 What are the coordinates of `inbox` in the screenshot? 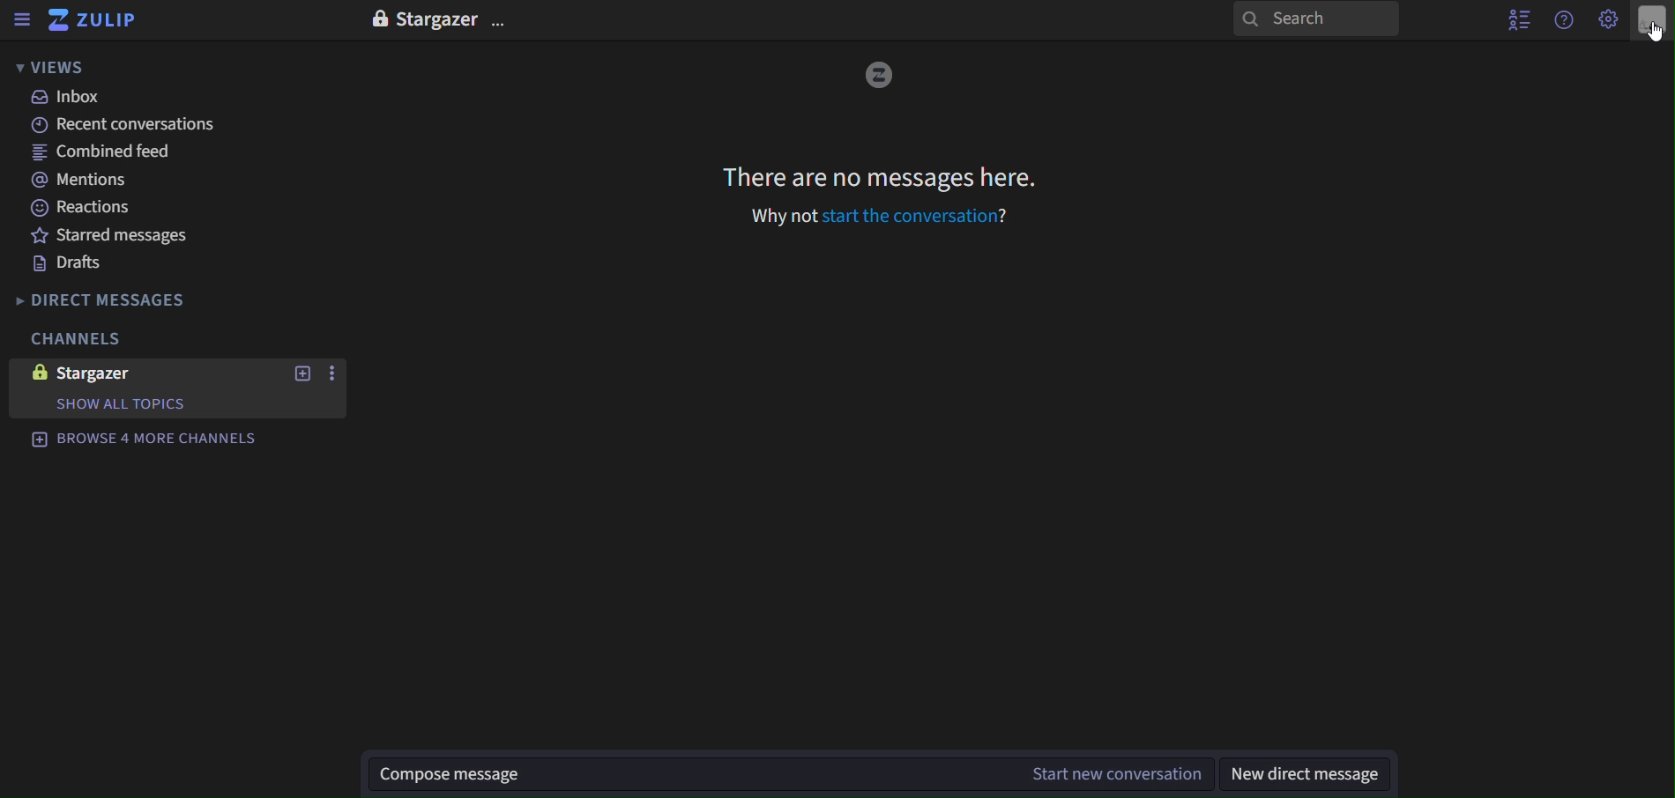 It's located at (70, 100).